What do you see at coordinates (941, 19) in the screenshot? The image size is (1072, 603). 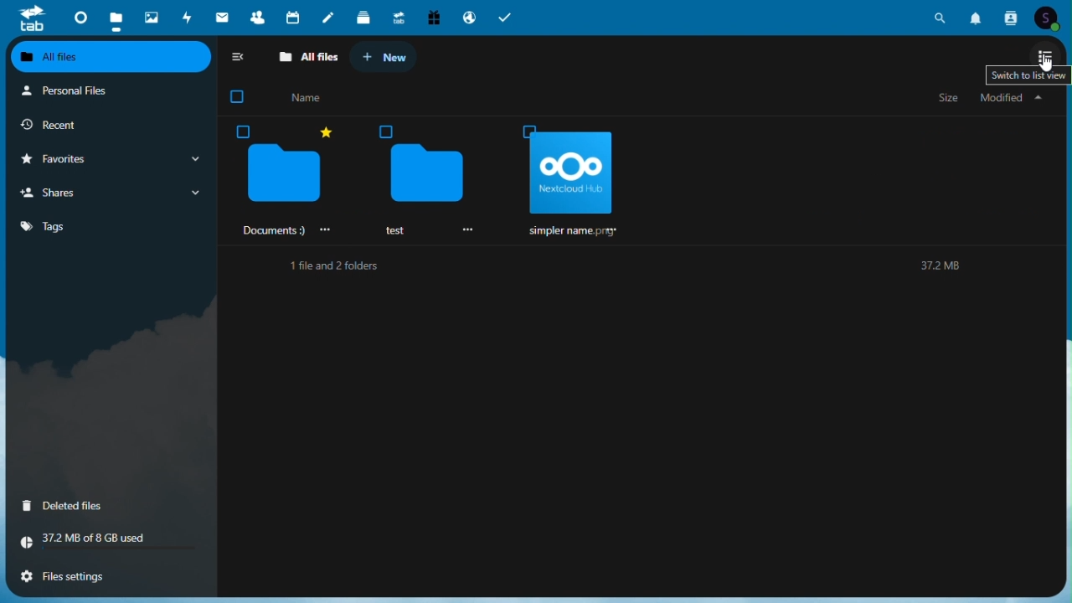 I see `search` at bounding box center [941, 19].